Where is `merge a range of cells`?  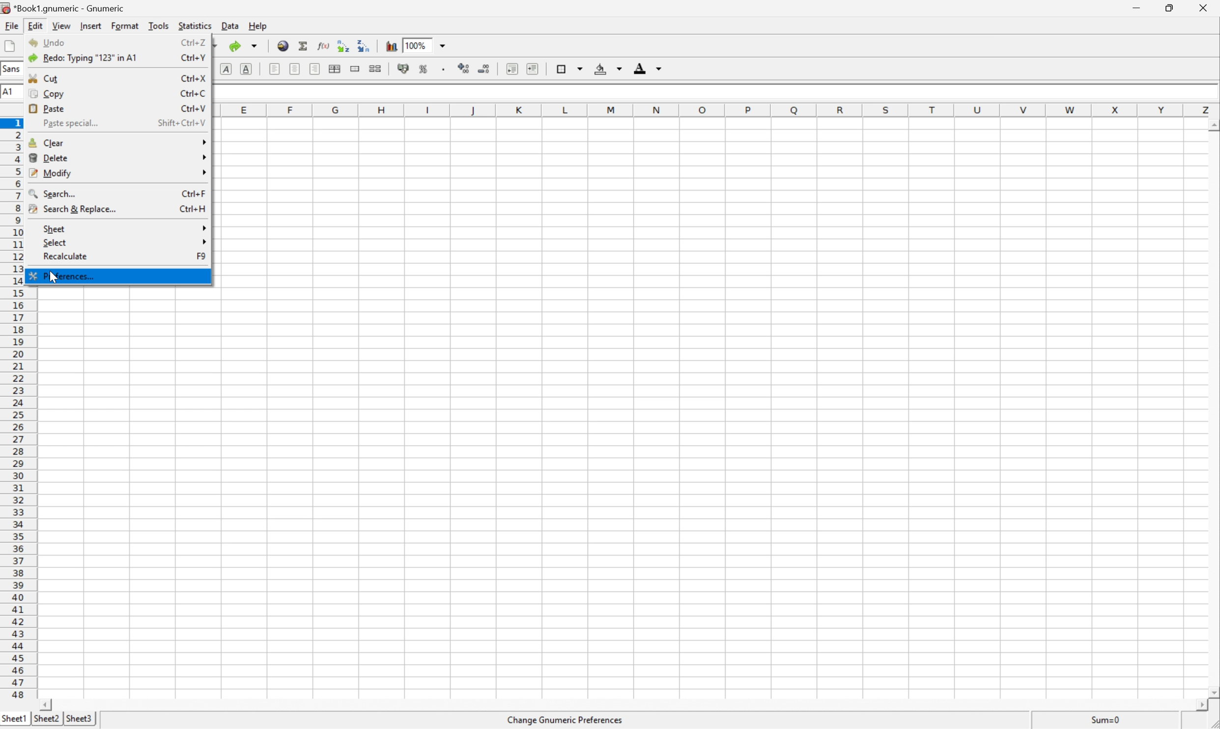
merge a range of cells is located at coordinates (354, 68).